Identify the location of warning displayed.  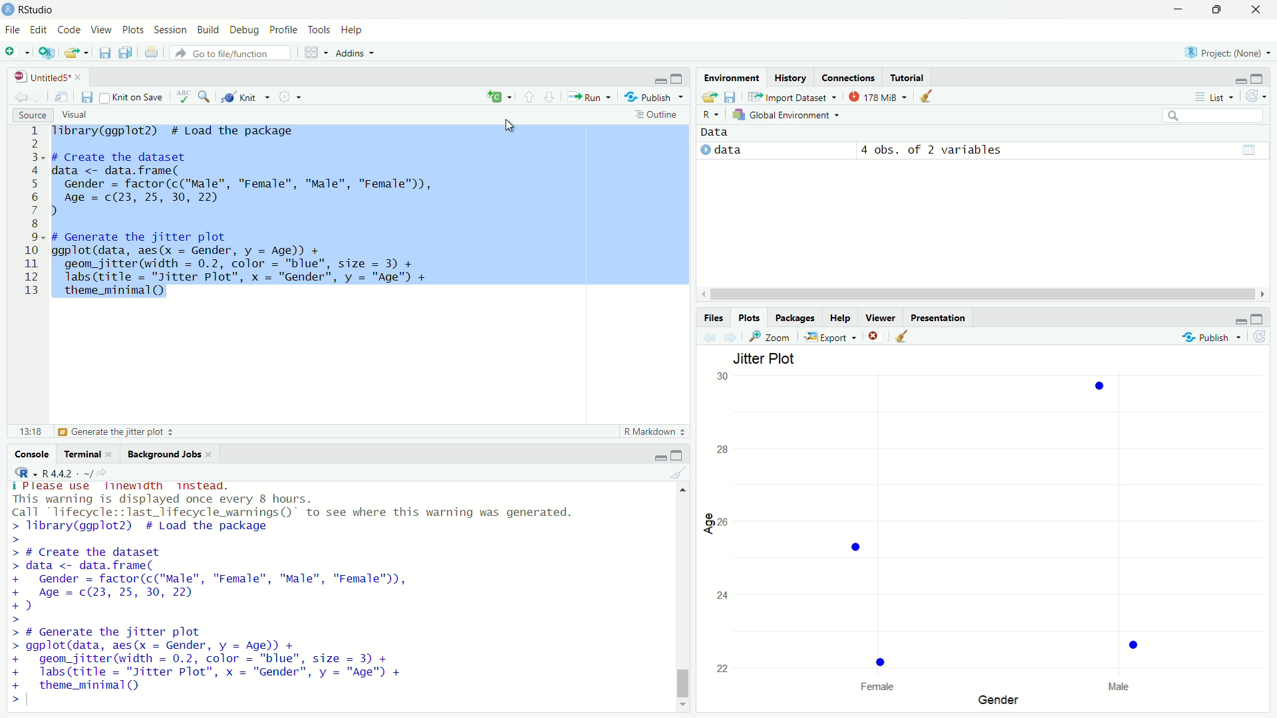
(289, 507).